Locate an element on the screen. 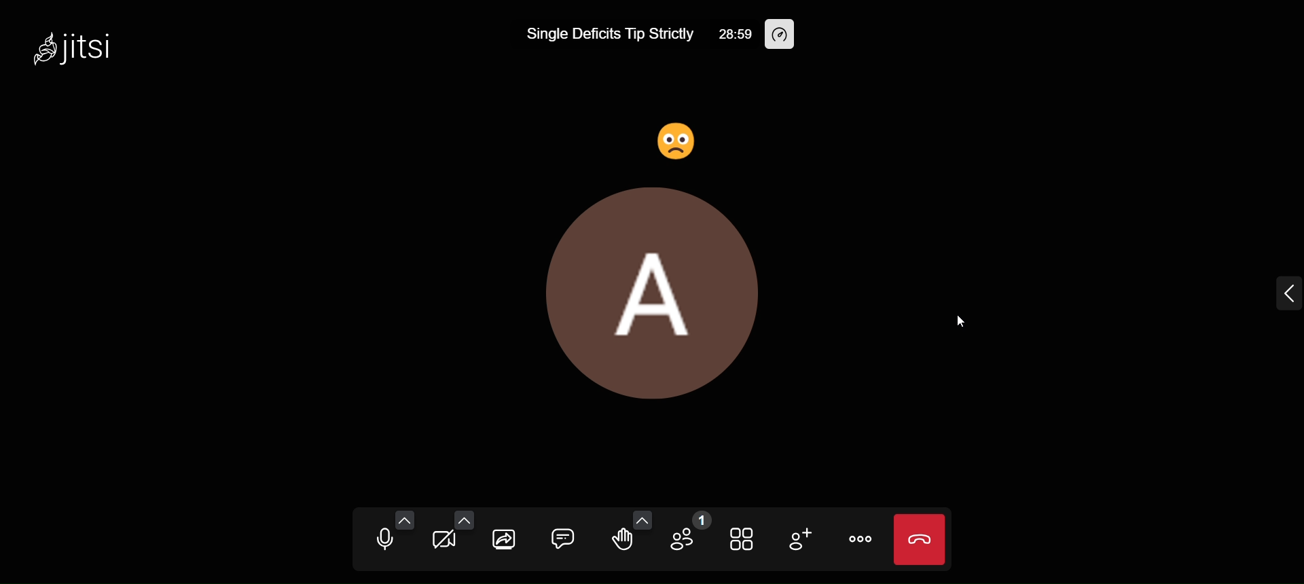 The width and height of the screenshot is (1304, 584). start camera is located at coordinates (441, 543).